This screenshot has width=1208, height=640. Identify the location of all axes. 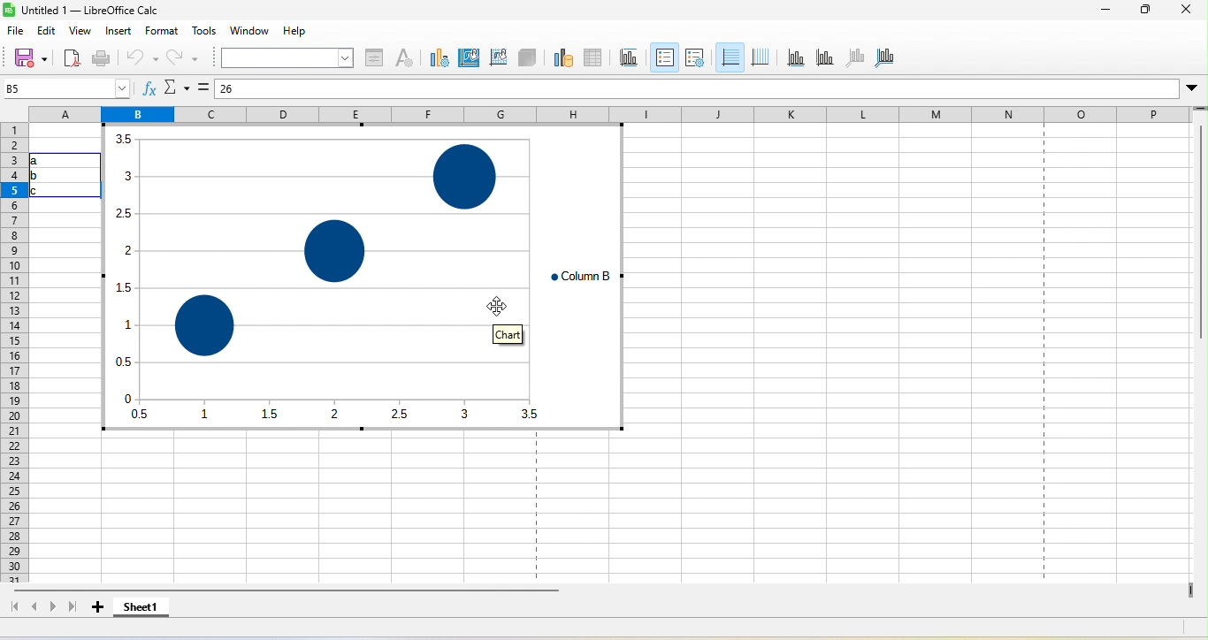
(885, 57).